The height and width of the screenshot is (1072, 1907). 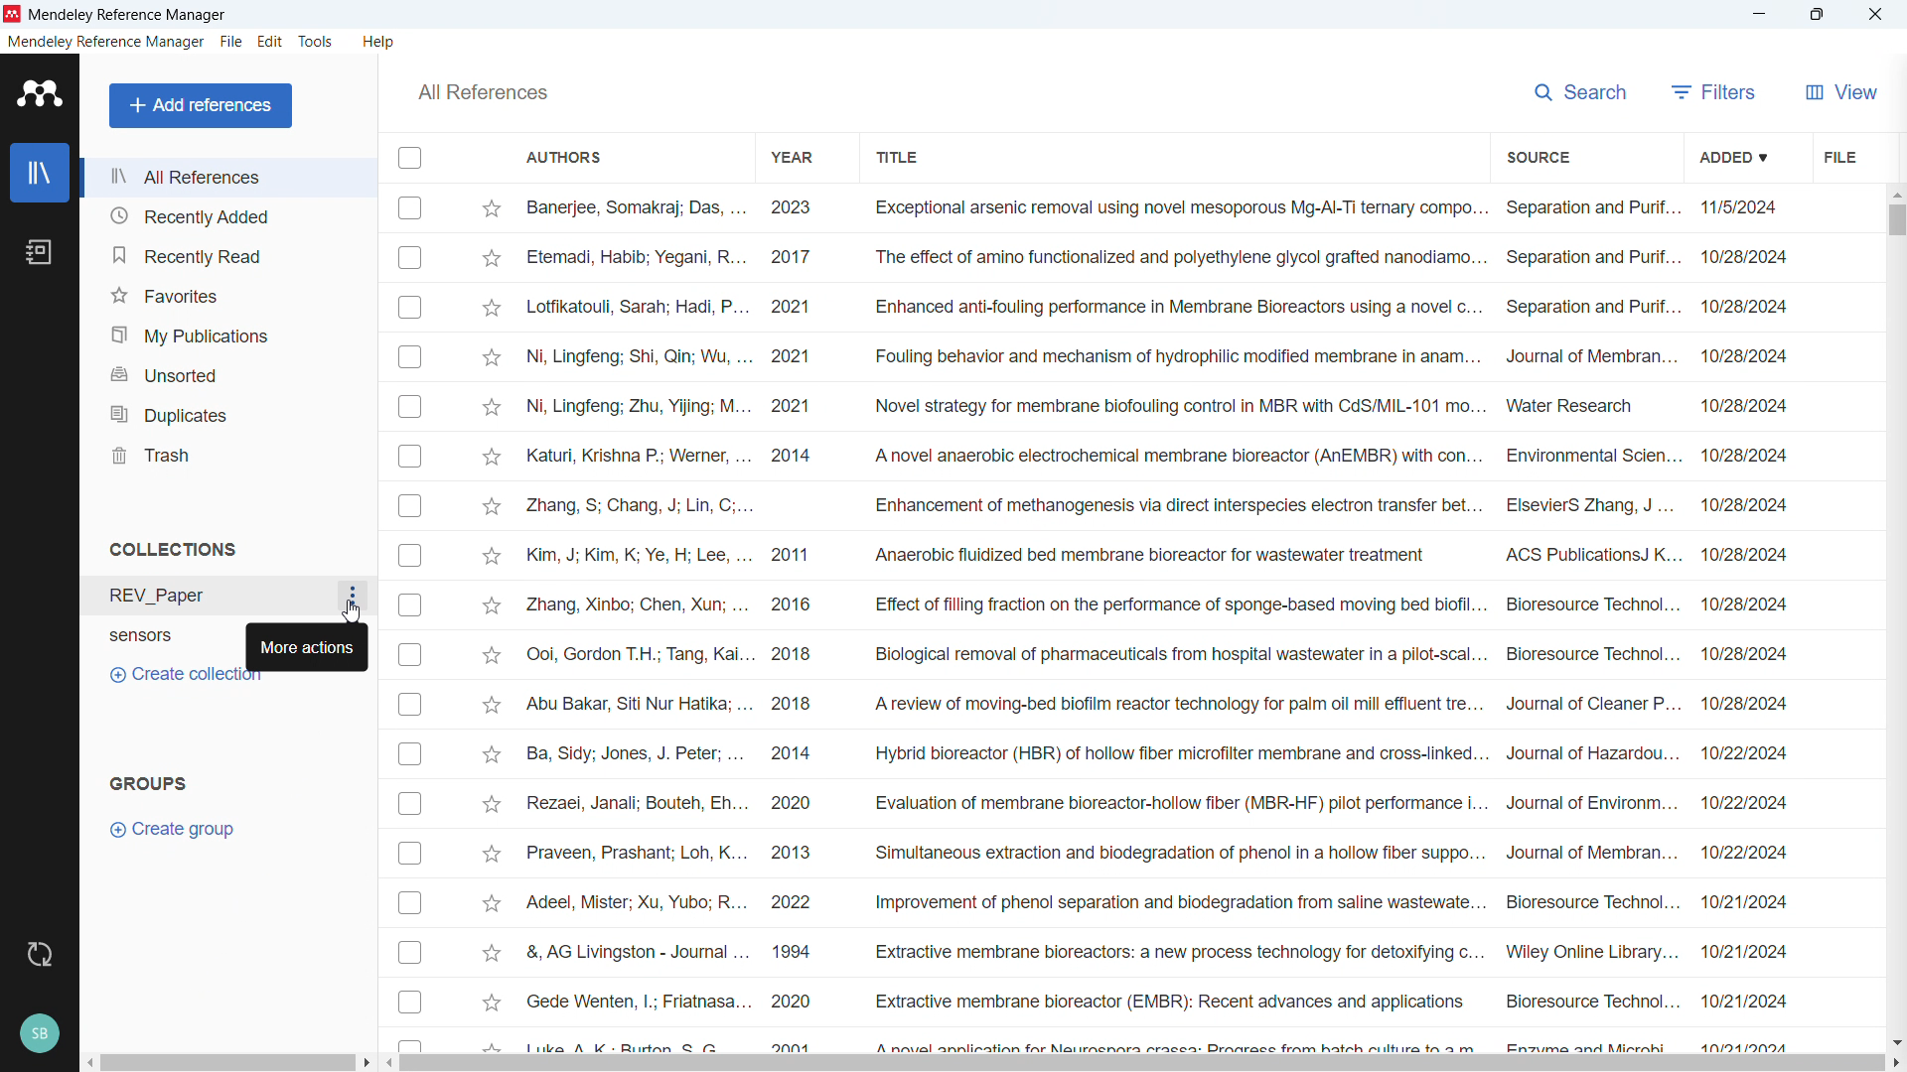 I want to click on Gede Wenten, |; Friatnasa... 2020 Extractive membrane bioreactor (EMBR): Recent advances and applications Bioresource Technol... 10/21/2024, so click(x=1157, y=1001).